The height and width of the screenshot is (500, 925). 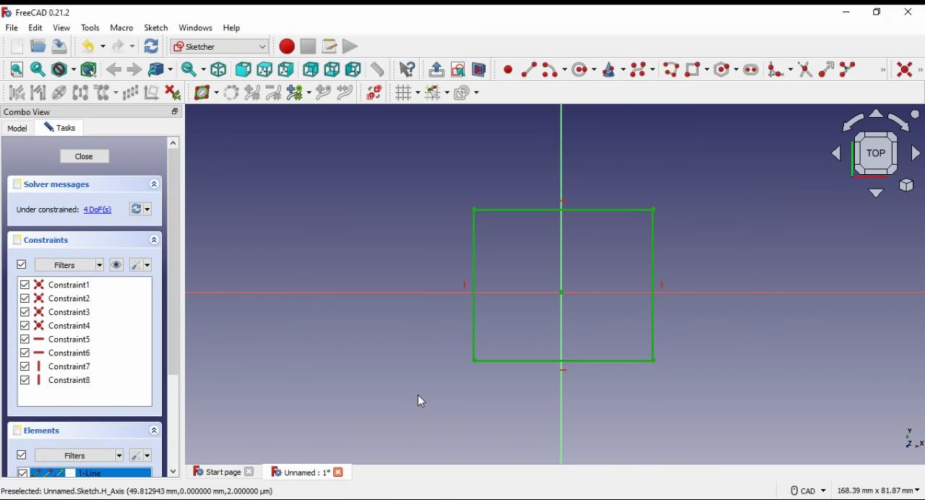 What do you see at coordinates (207, 92) in the screenshot?
I see `shiw/hide Bspline information layer` at bounding box center [207, 92].